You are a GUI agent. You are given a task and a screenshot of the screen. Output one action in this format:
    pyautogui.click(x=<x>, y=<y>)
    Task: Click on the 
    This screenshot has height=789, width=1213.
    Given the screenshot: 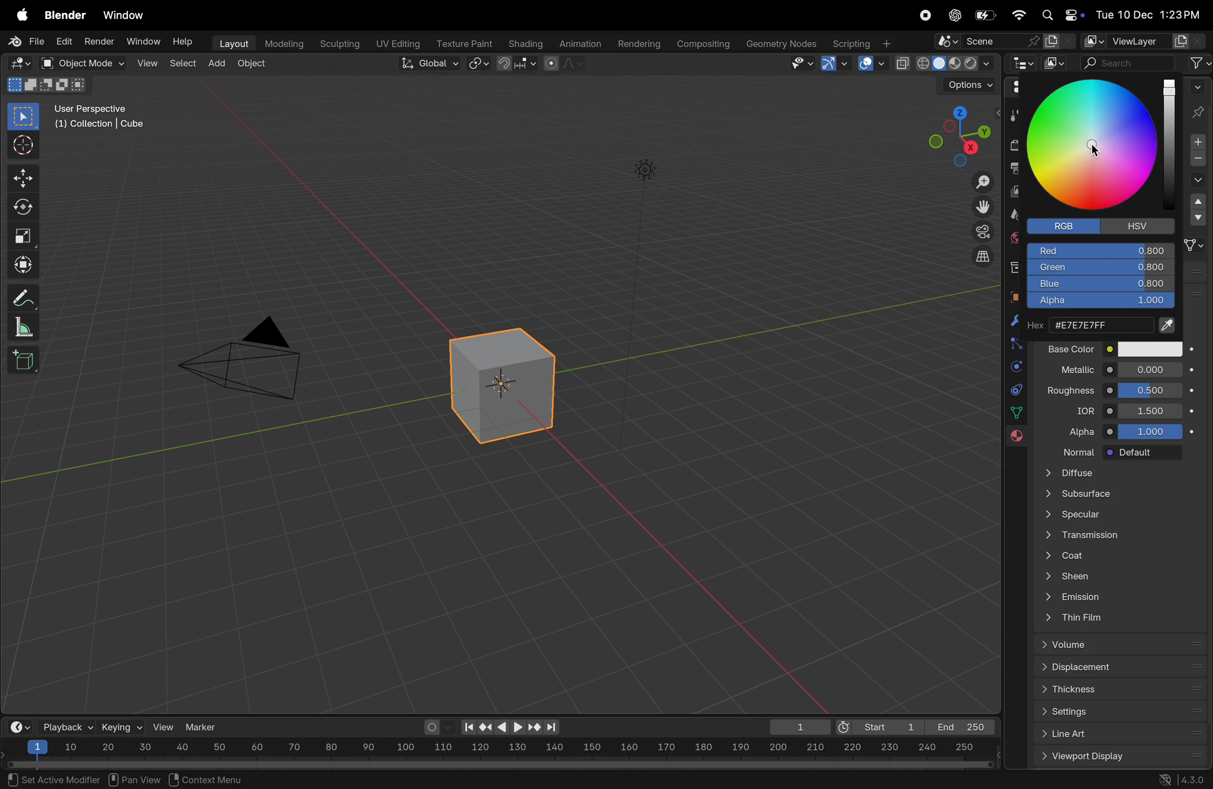 What is the action you would take?
    pyautogui.click(x=1018, y=413)
    